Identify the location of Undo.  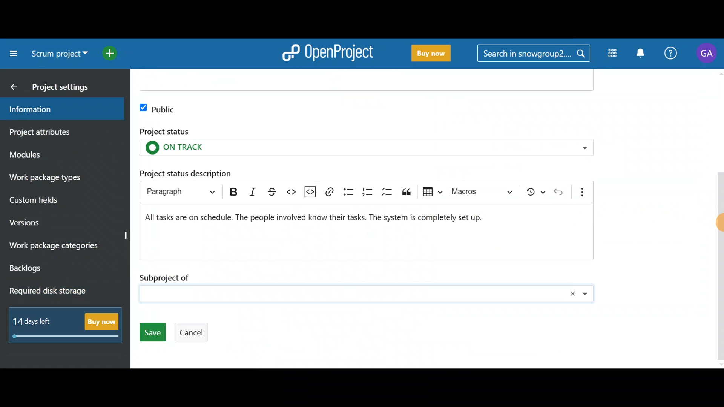
(561, 191).